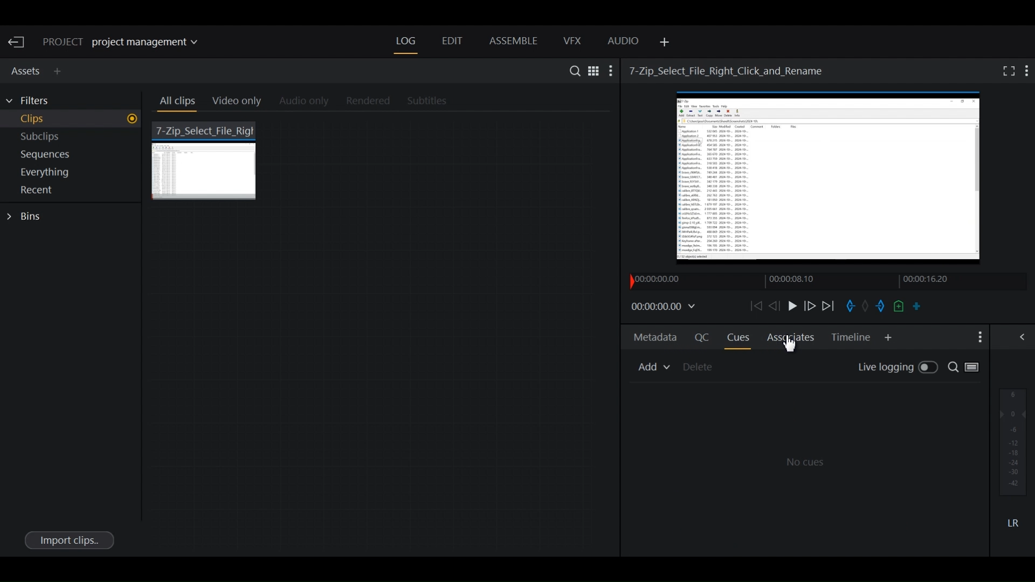 Image resolution: width=1035 pixels, height=582 pixels. What do you see at coordinates (128, 43) in the screenshot?
I see `Show/change current project details` at bounding box center [128, 43].